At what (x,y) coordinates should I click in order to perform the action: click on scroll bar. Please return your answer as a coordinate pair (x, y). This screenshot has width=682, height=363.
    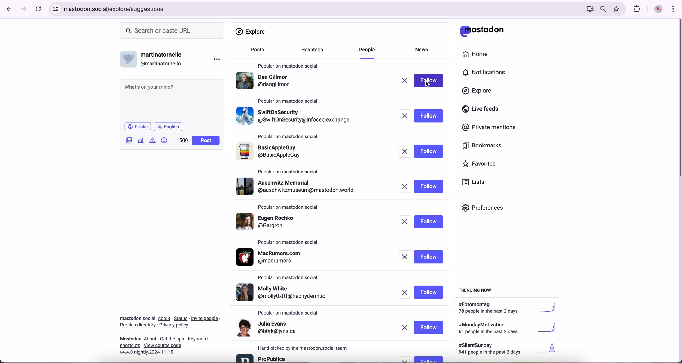
    Looking at the image, I should click on (678, 99).